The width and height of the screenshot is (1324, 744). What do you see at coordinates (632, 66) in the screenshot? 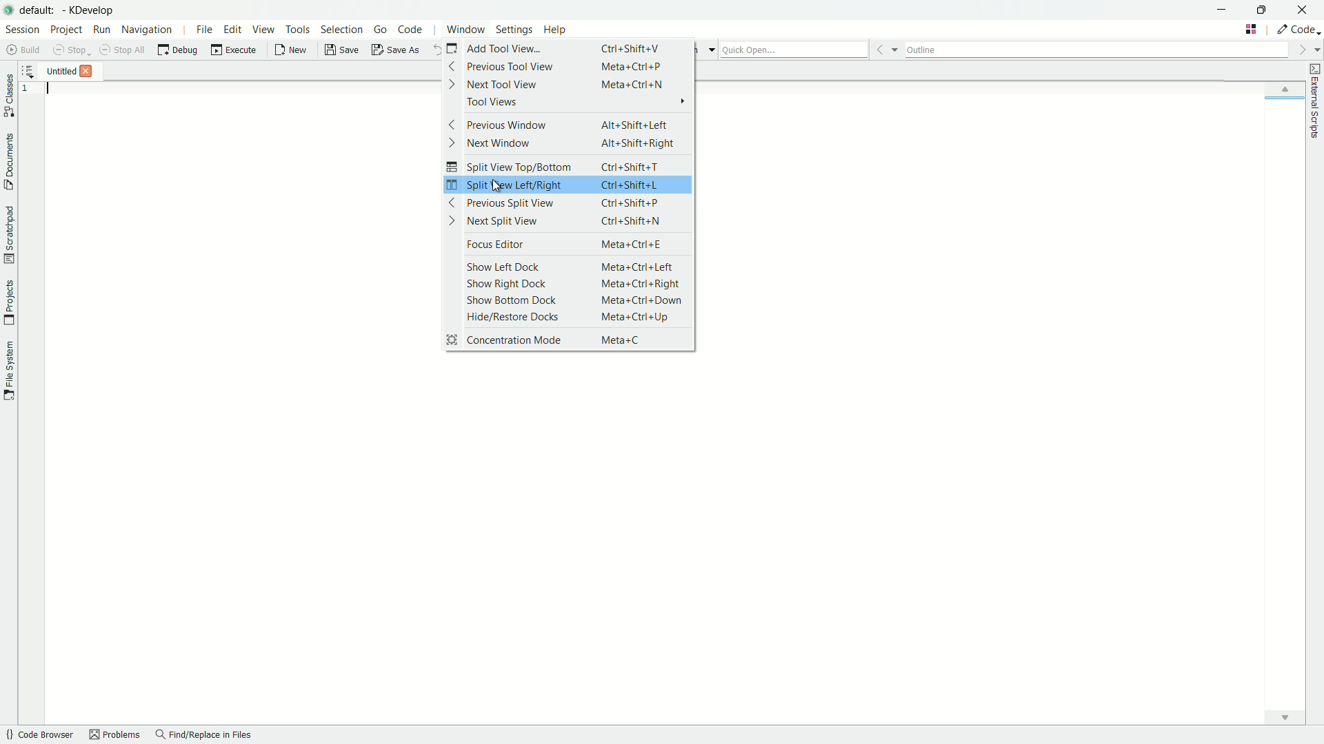
I see `Meta+Ctrl+P` at bounding box center [632, 66].